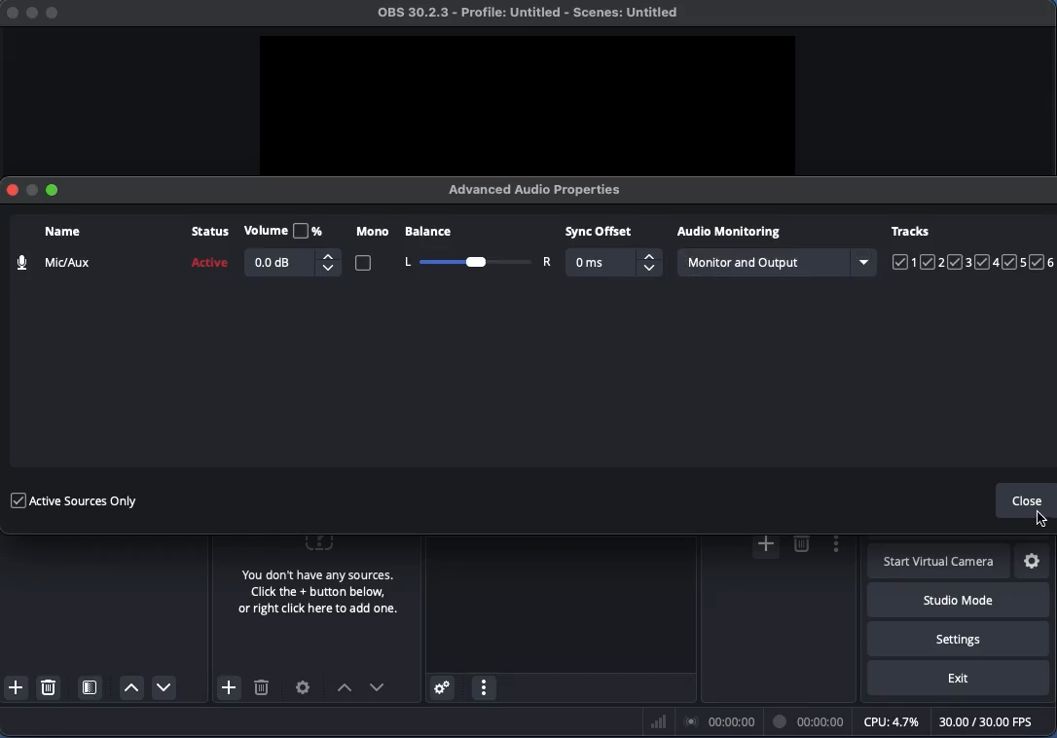  Describe the element at coordinates (91, 689) in the screenshot. I see `Open scene filters` at that location.